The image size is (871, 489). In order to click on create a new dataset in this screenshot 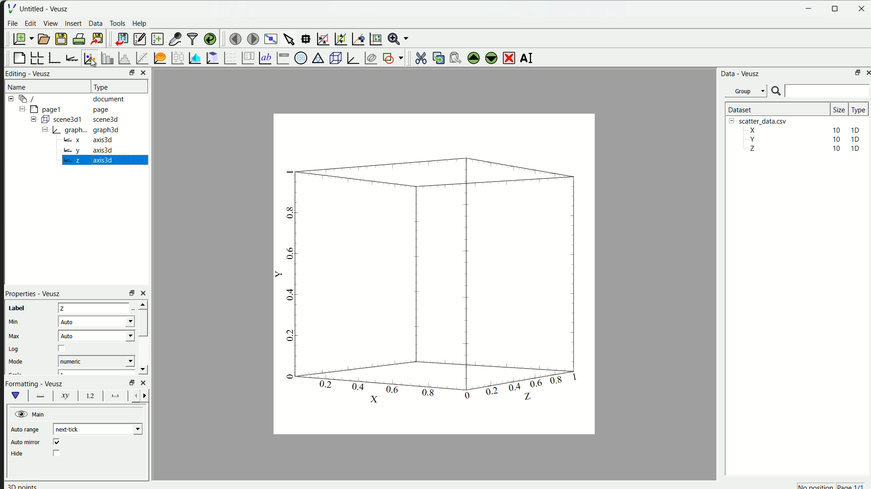, I will do `click(157, 38)`.